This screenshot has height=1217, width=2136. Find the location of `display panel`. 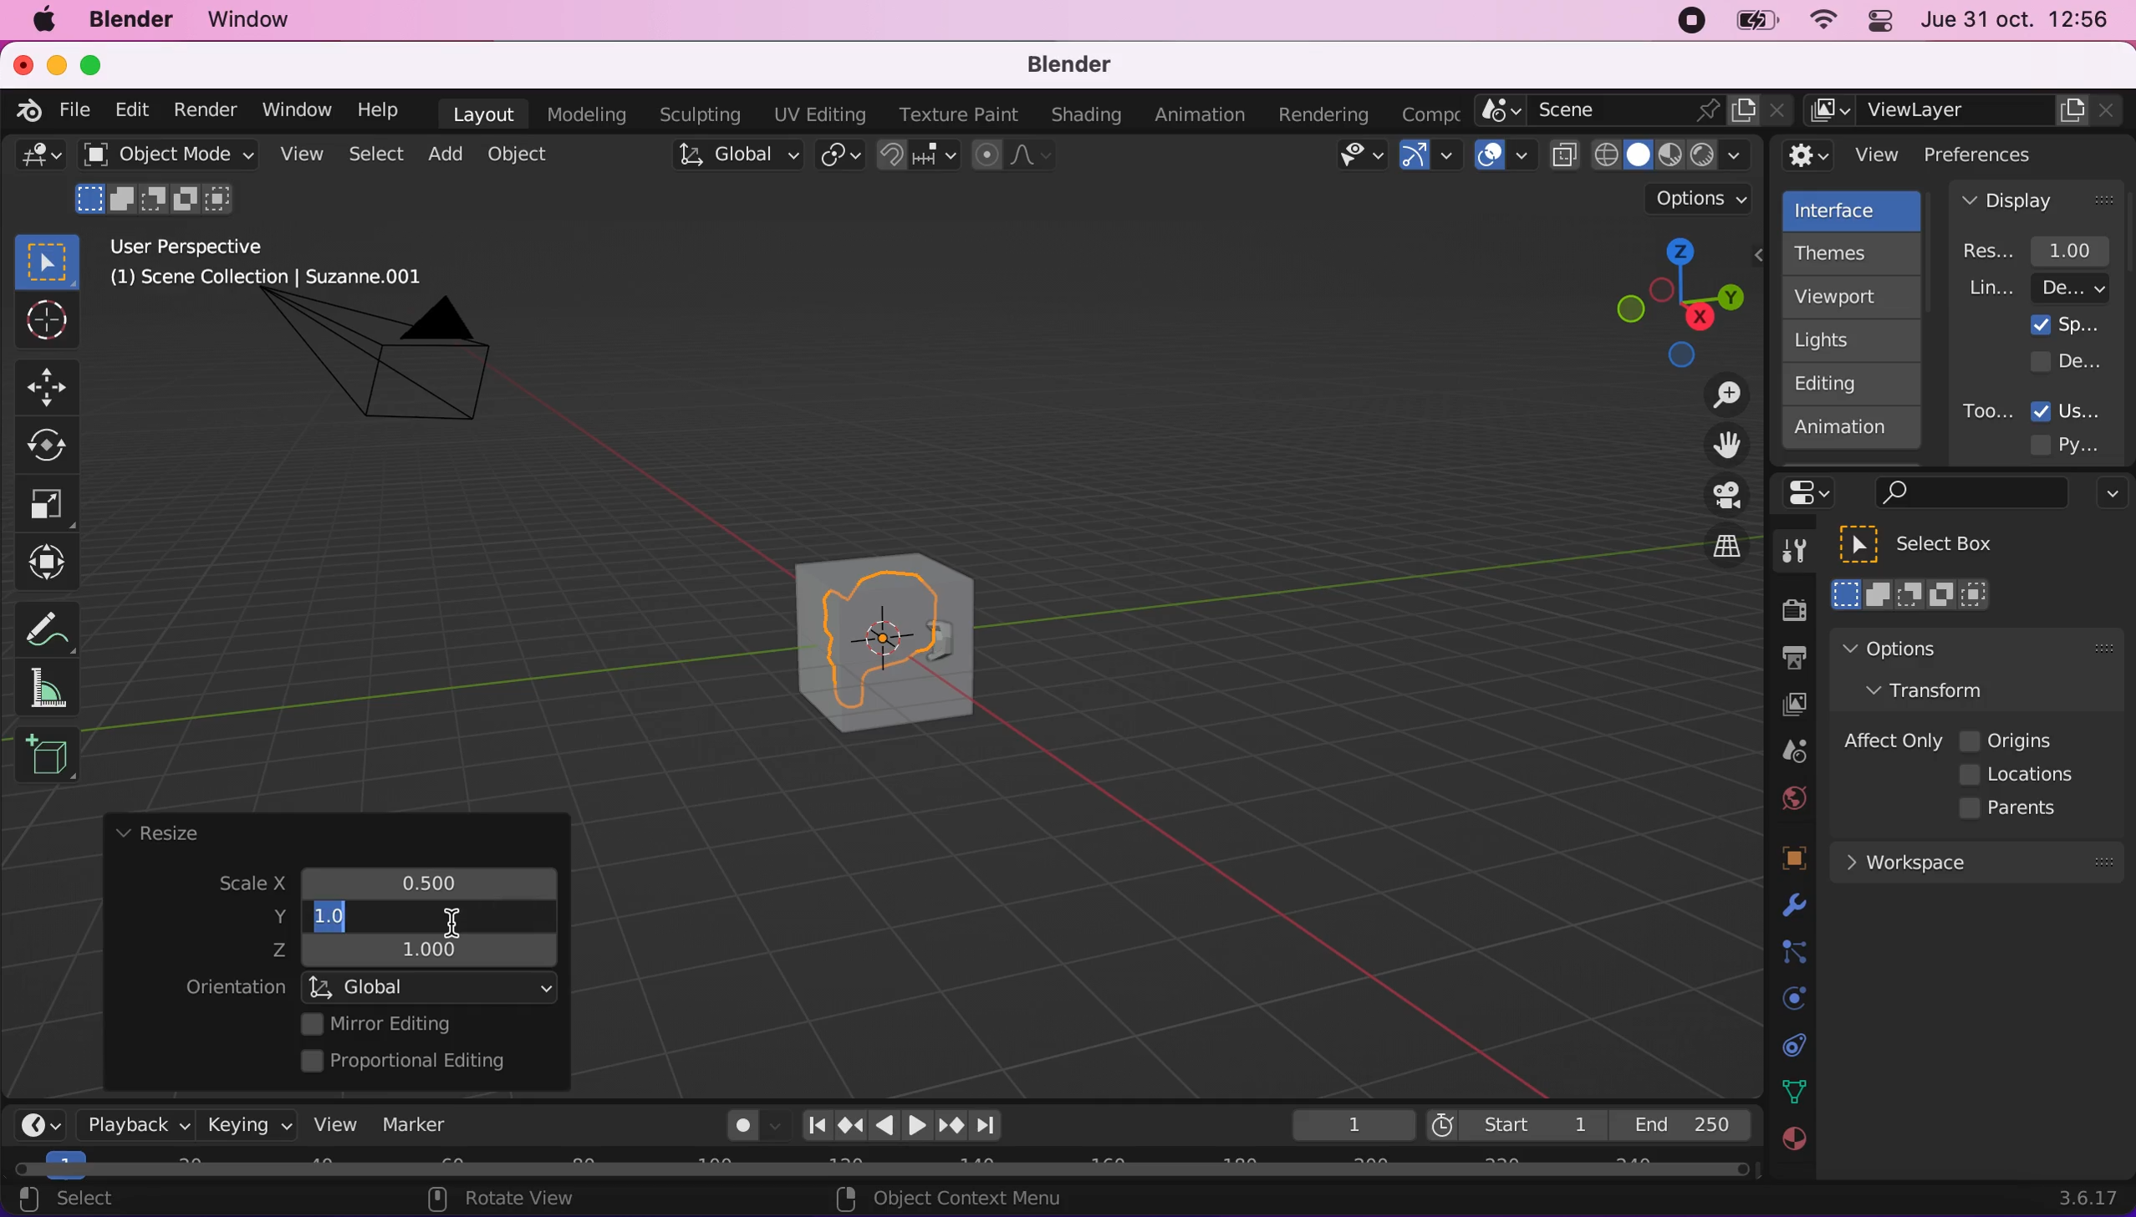

display panel is located at coordinates (2037, 199).